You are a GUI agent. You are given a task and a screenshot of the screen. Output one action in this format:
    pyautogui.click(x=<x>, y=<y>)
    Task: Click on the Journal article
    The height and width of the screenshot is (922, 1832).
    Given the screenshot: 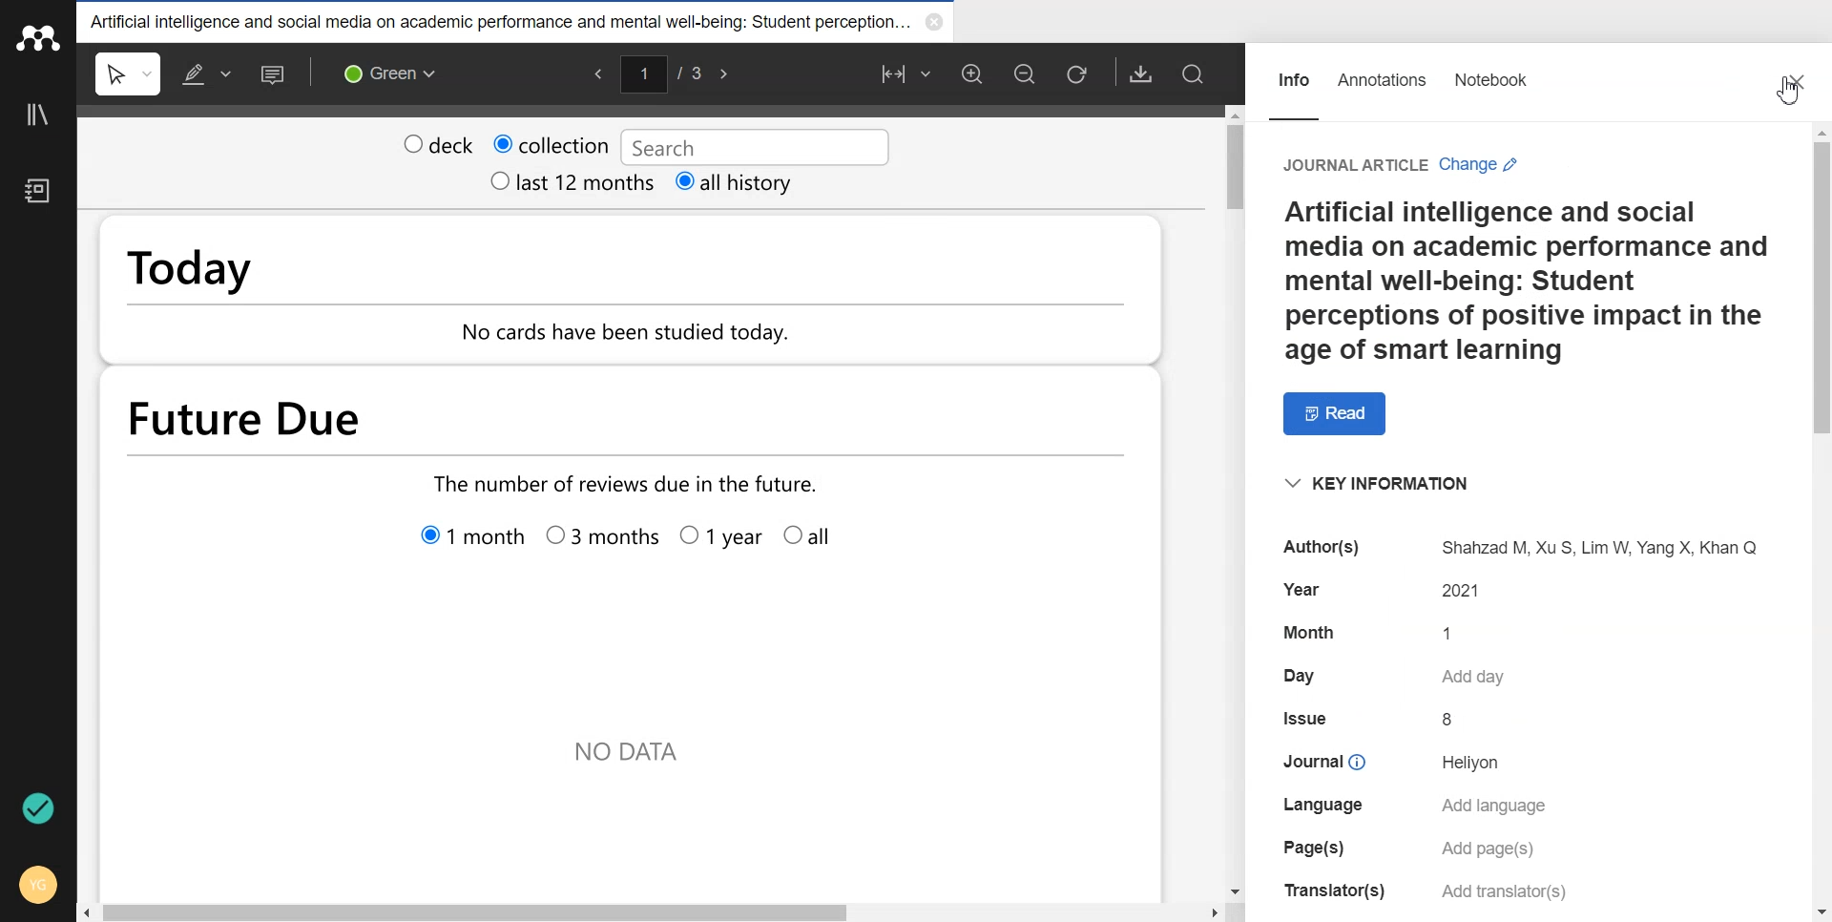 What is the action you would take?
    pyautogui.click(x=1351, y=155)
    